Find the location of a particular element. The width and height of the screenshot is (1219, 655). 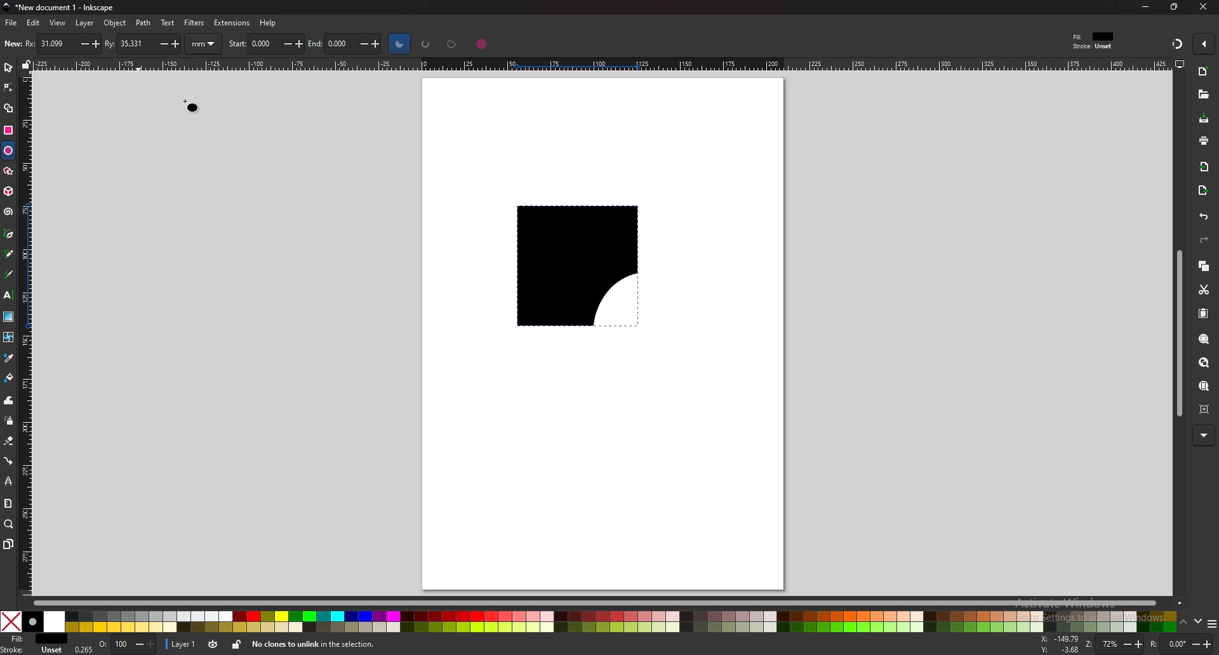

resize is located at coordinates (1174, 8).